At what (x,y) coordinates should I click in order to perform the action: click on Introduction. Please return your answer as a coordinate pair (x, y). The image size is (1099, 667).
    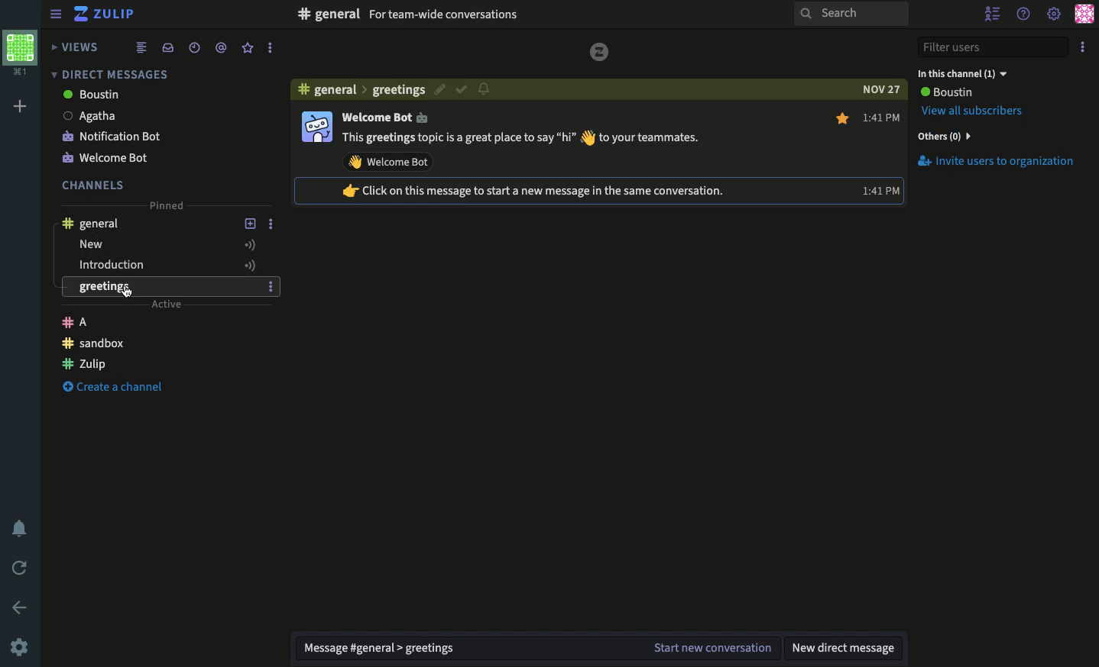
    Looking at the image, I should click on (149, 266).